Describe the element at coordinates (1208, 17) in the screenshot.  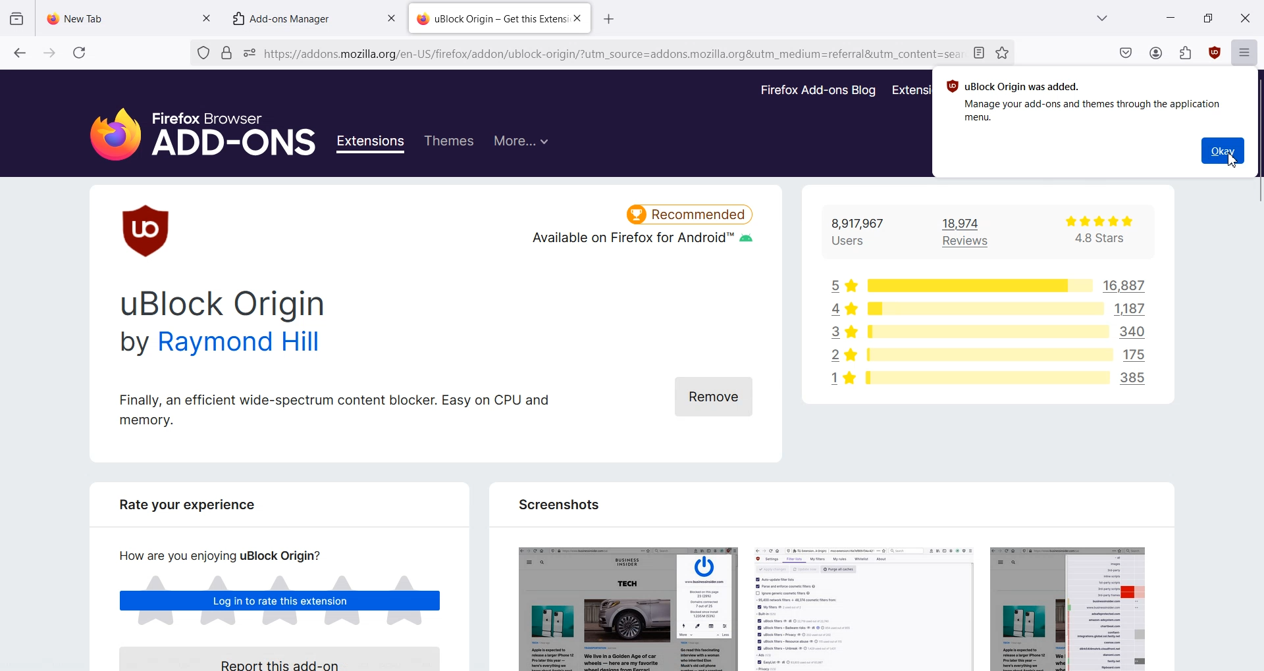
I see `Maximize` at that location.